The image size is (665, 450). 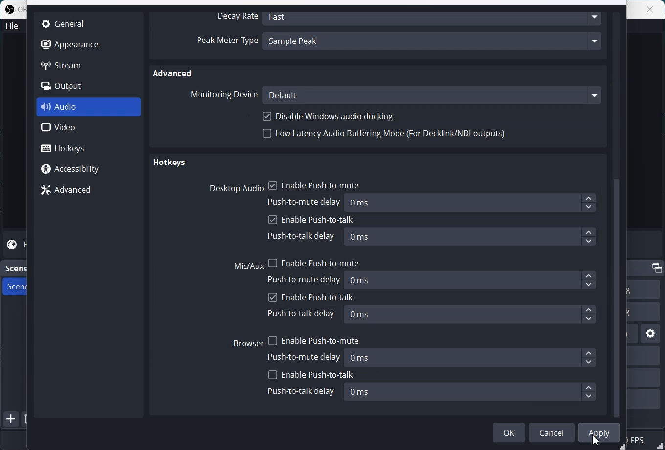 I want to click on 0 ms, so click(x=471, y=203).